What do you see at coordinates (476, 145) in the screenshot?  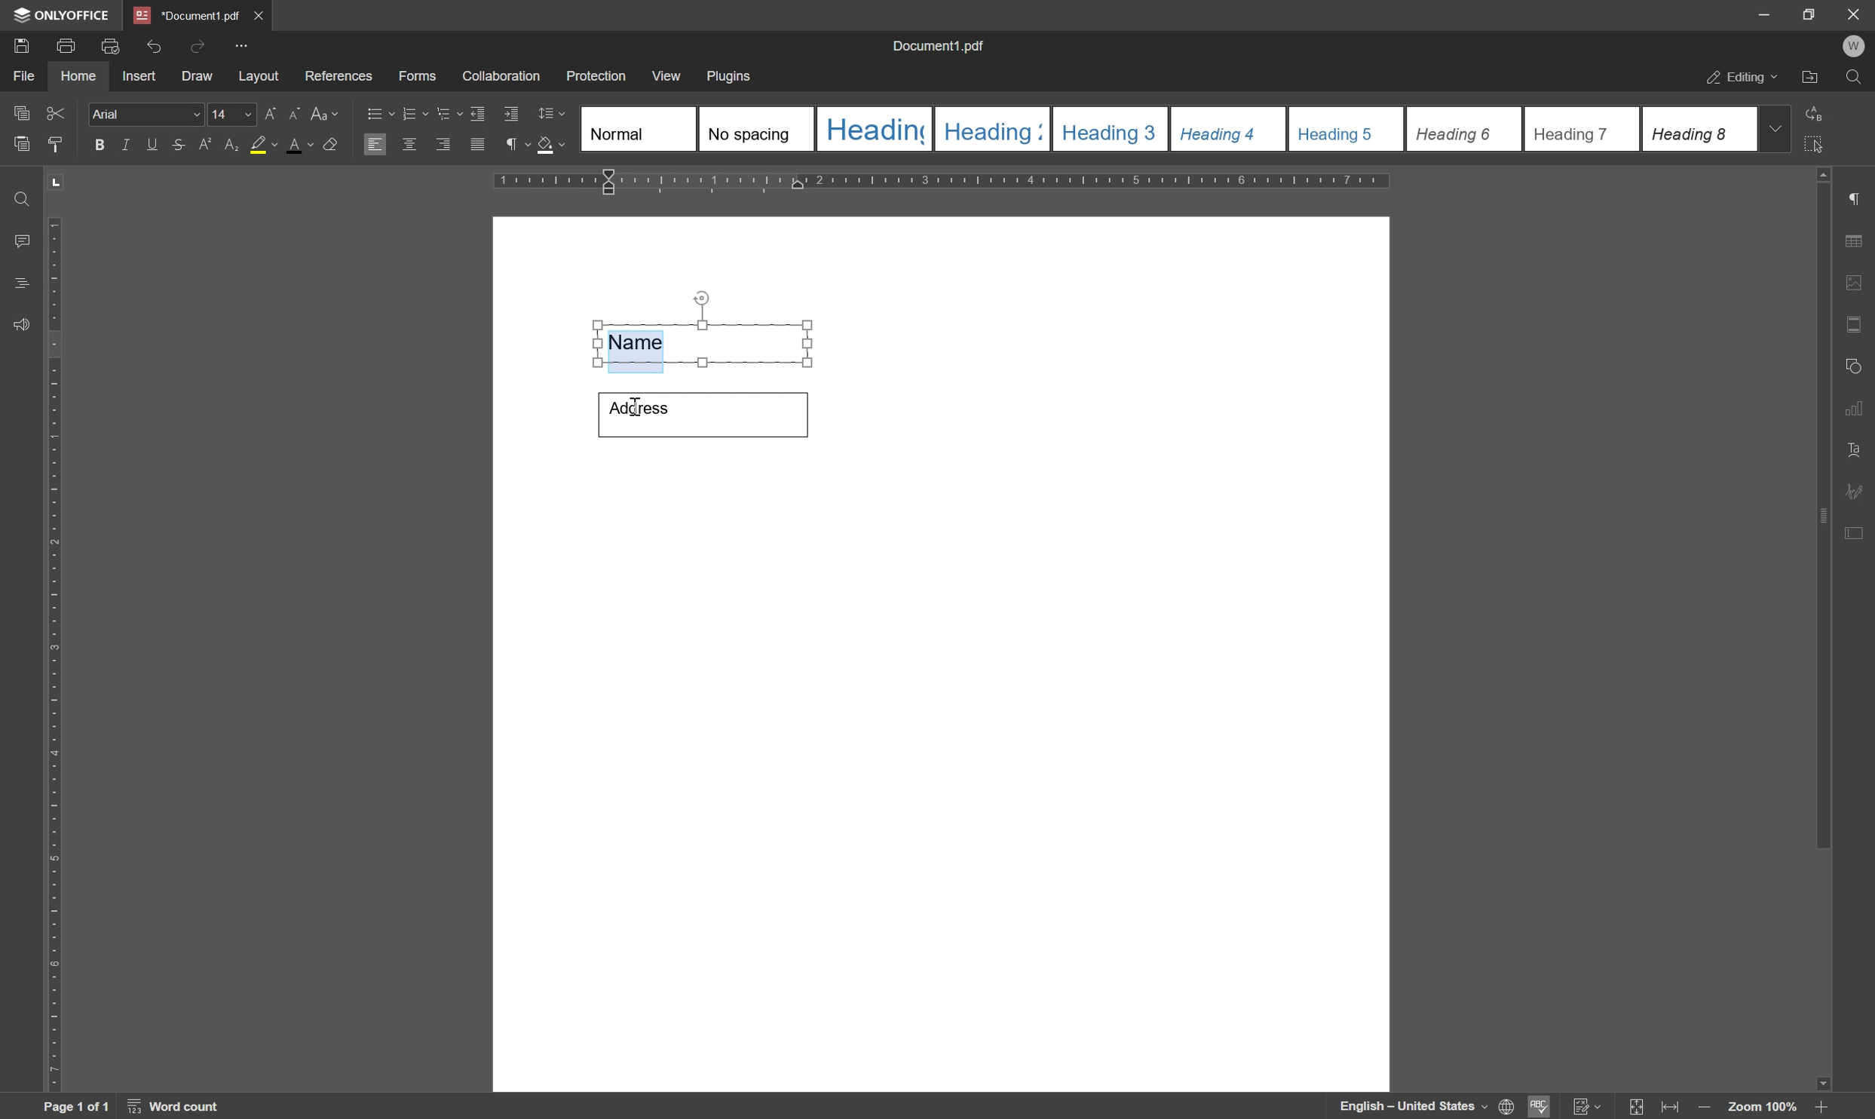 I see `justified` at bounding box center [476, 145].